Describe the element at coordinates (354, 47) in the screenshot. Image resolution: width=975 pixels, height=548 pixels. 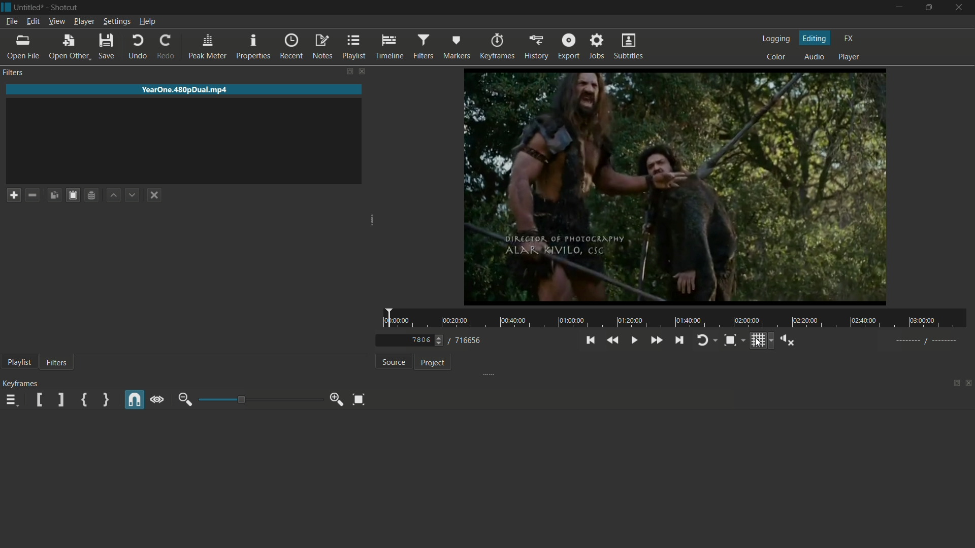
I see `playlist` at that location.